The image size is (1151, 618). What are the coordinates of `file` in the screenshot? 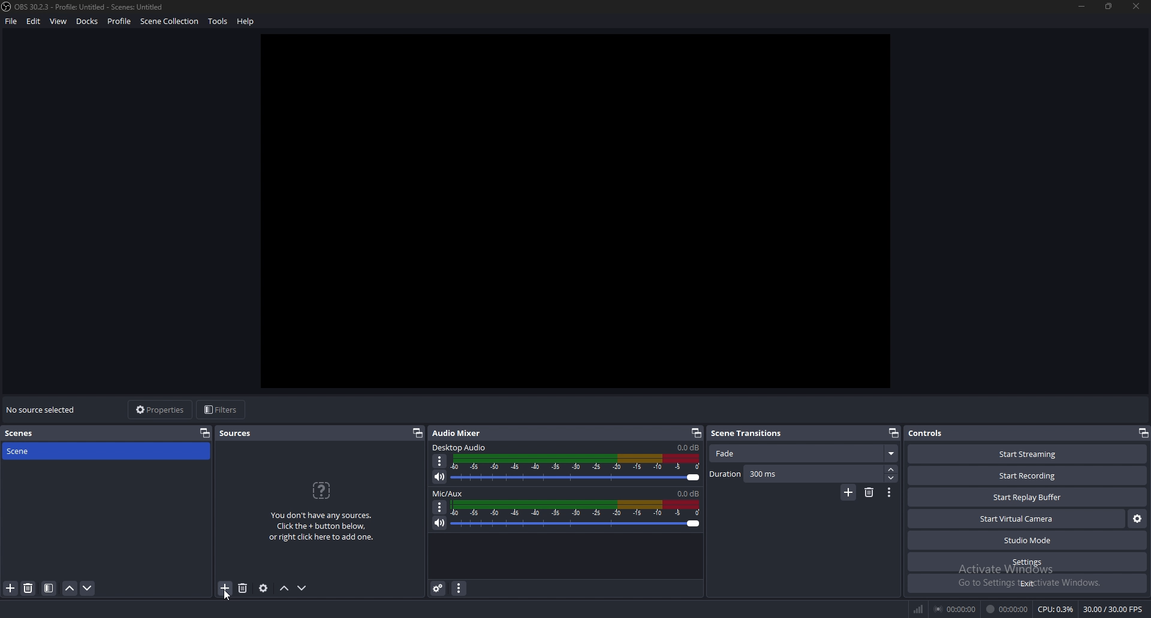 It's located at (11, 22).